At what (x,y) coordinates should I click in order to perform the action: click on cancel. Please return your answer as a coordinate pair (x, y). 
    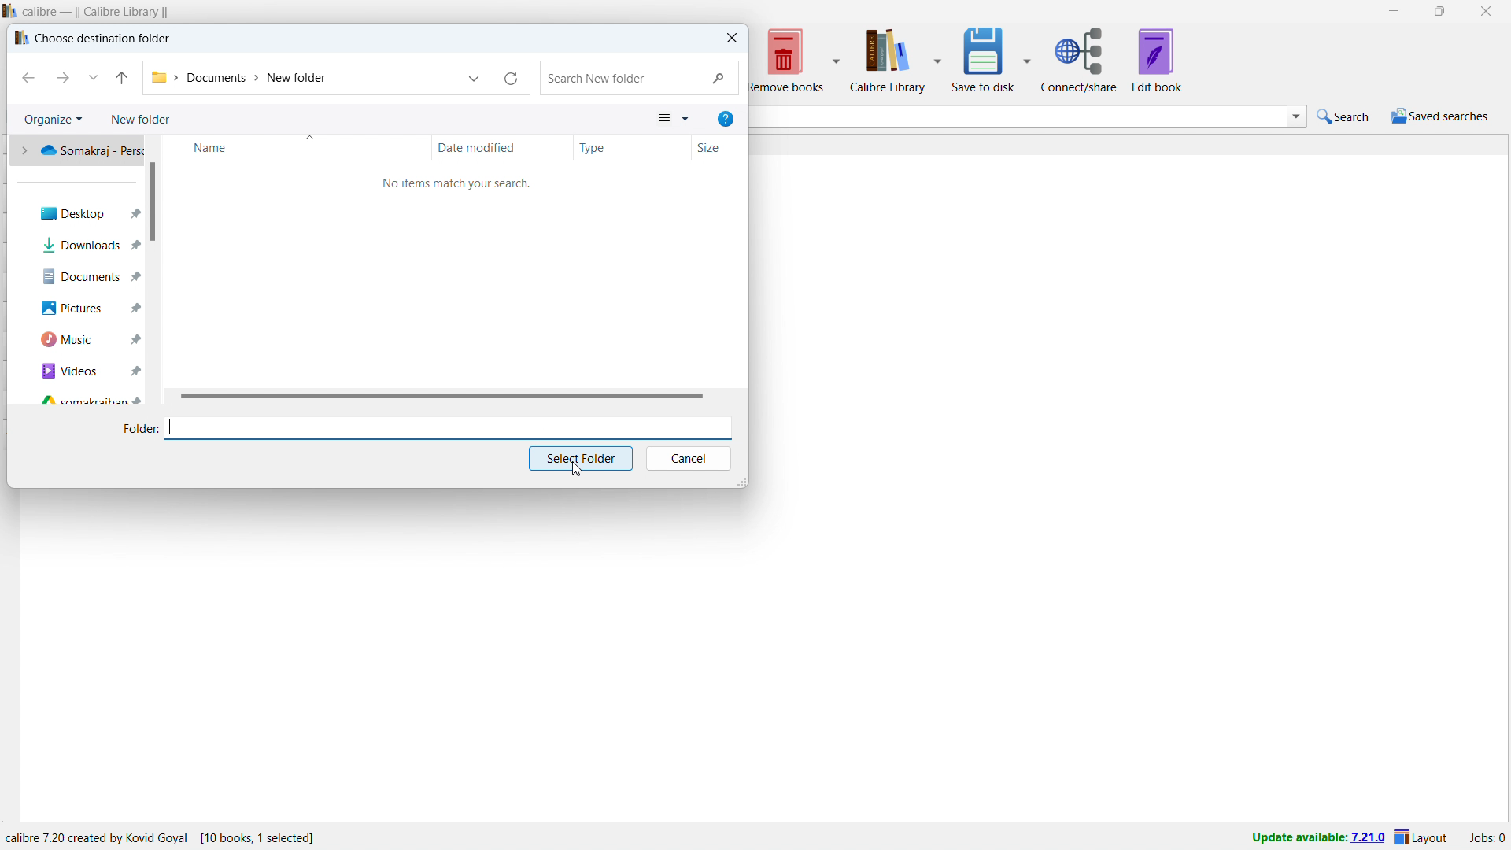
    Looking at the image, I should click on (689, 458).